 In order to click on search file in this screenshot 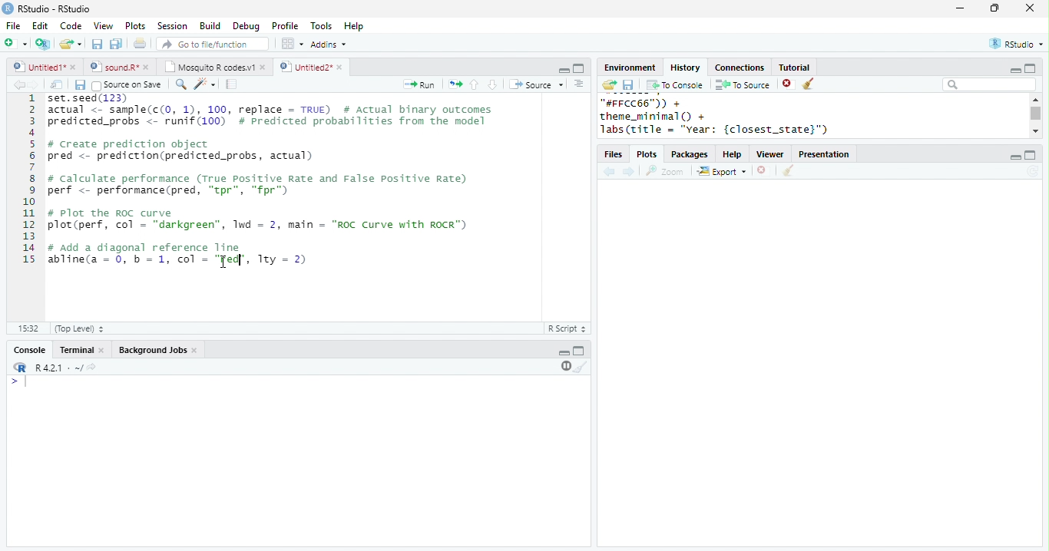, I will do `click(213, 44)`.